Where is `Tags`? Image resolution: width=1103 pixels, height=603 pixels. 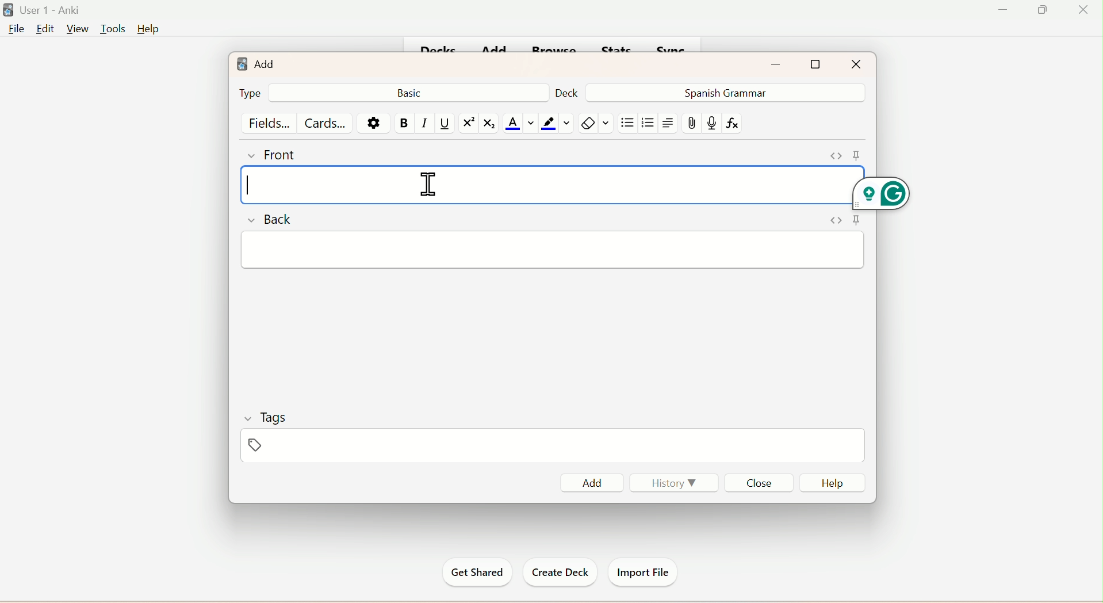
Tags is located at coordinates (265, 417).